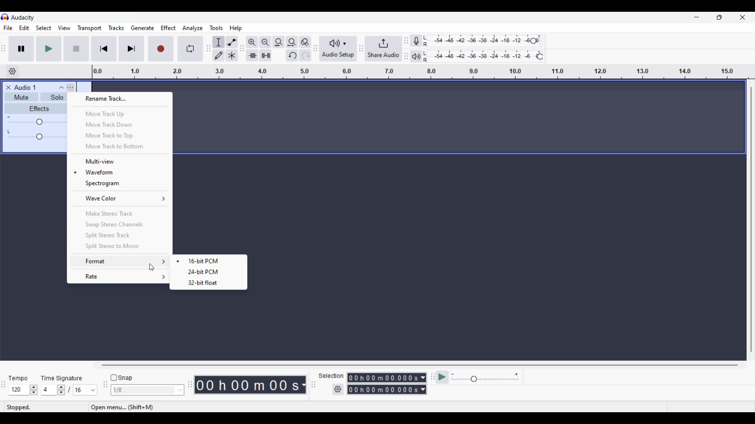 This screenshot has width=755, height=424. What do you see at coordinates (29, 88) in the screenshot?
I see `Audio 1` at bounding box center [29, 88].